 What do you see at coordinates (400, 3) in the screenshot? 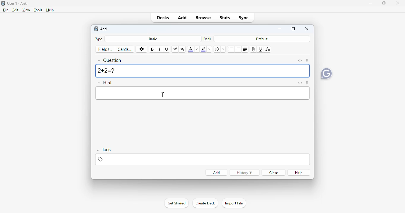
I see `Close` at bounding box center [400, 3].